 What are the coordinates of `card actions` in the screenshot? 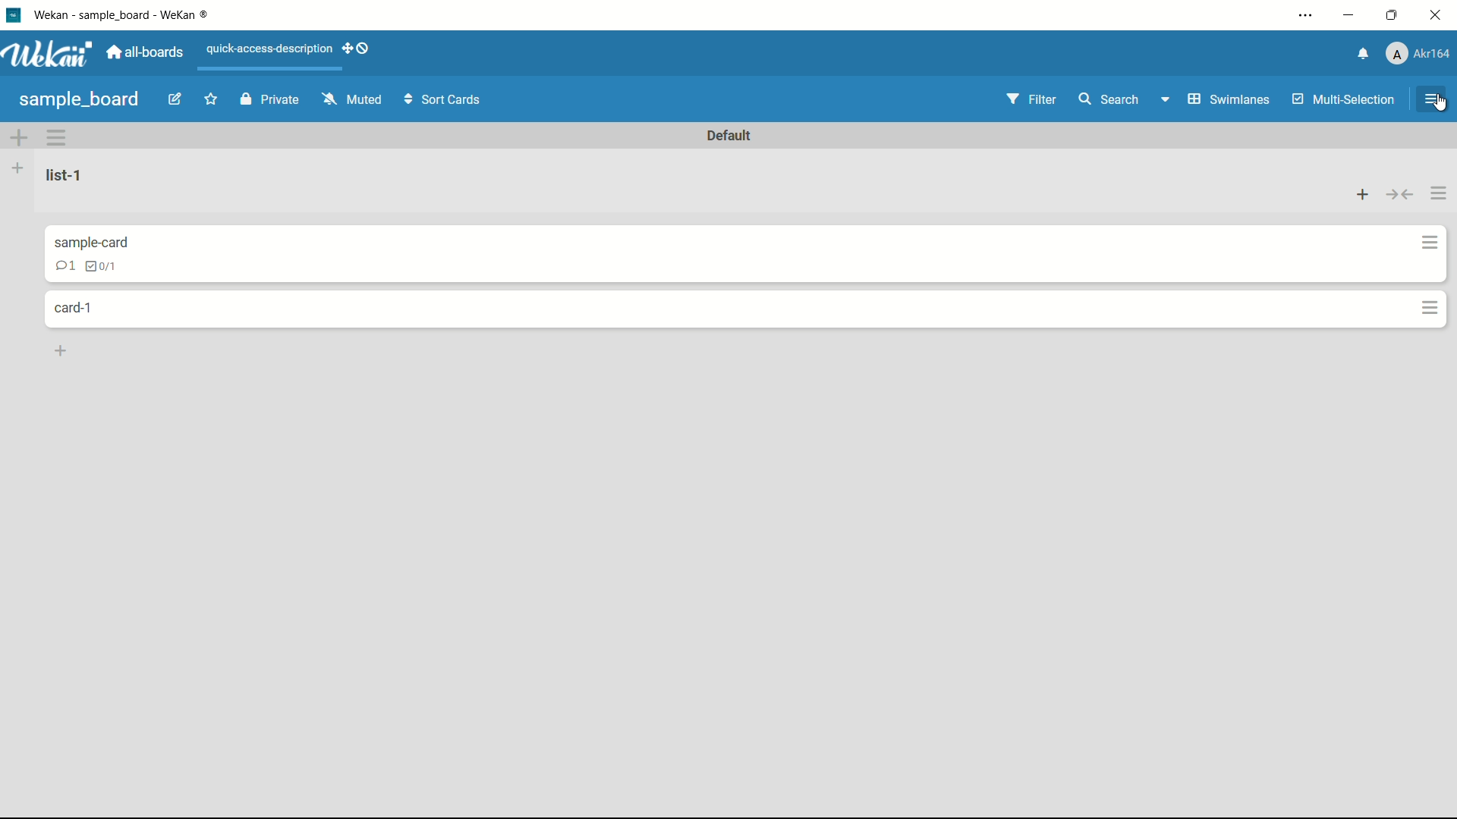 It's located at (1428, 306).